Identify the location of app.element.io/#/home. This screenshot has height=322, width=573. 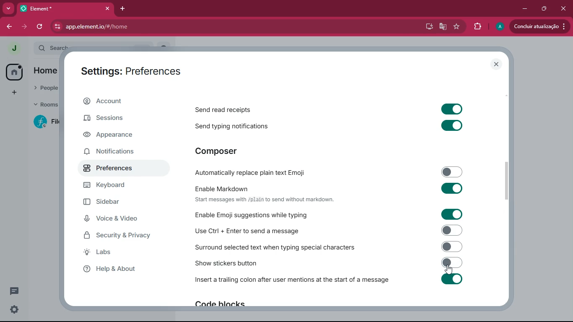
(153, 26).